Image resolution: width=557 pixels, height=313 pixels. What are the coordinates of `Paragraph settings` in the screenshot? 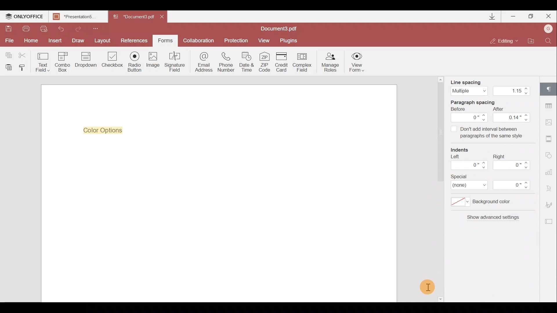 It's located at (549, 88).